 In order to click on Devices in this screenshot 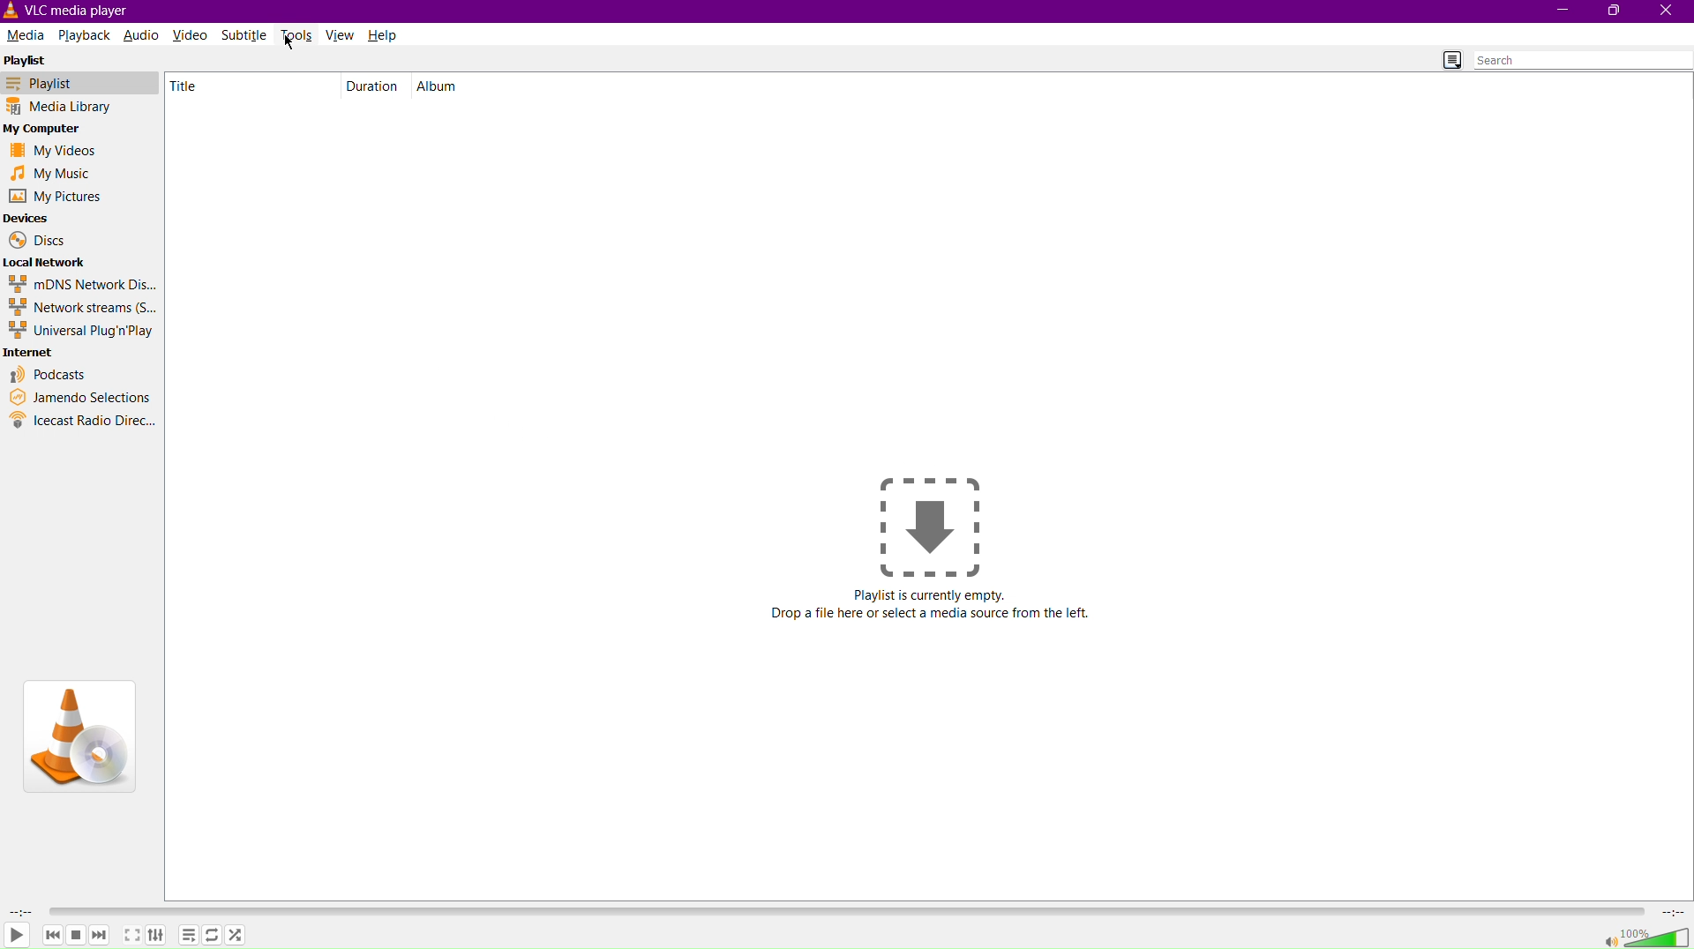, I will do `click(27, 217)`.